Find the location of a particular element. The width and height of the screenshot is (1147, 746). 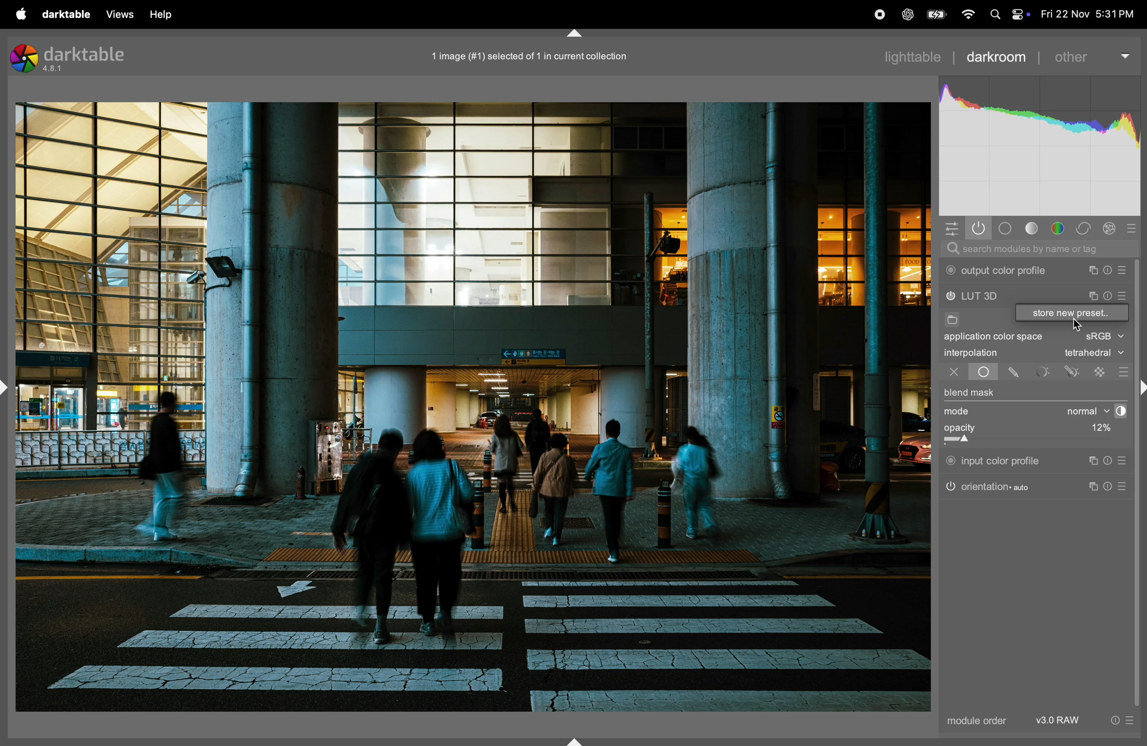

instance is located at coordinates (1092, 461).